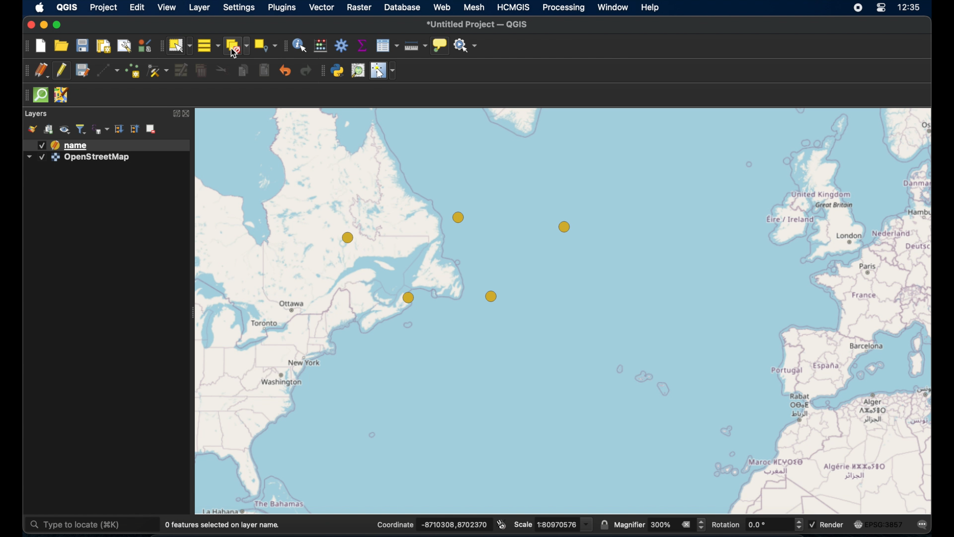 This screenshot has width=954, height=537. Describe the element at coordinates (81, 129) in the screenshot. I see `filter legend` at that location.